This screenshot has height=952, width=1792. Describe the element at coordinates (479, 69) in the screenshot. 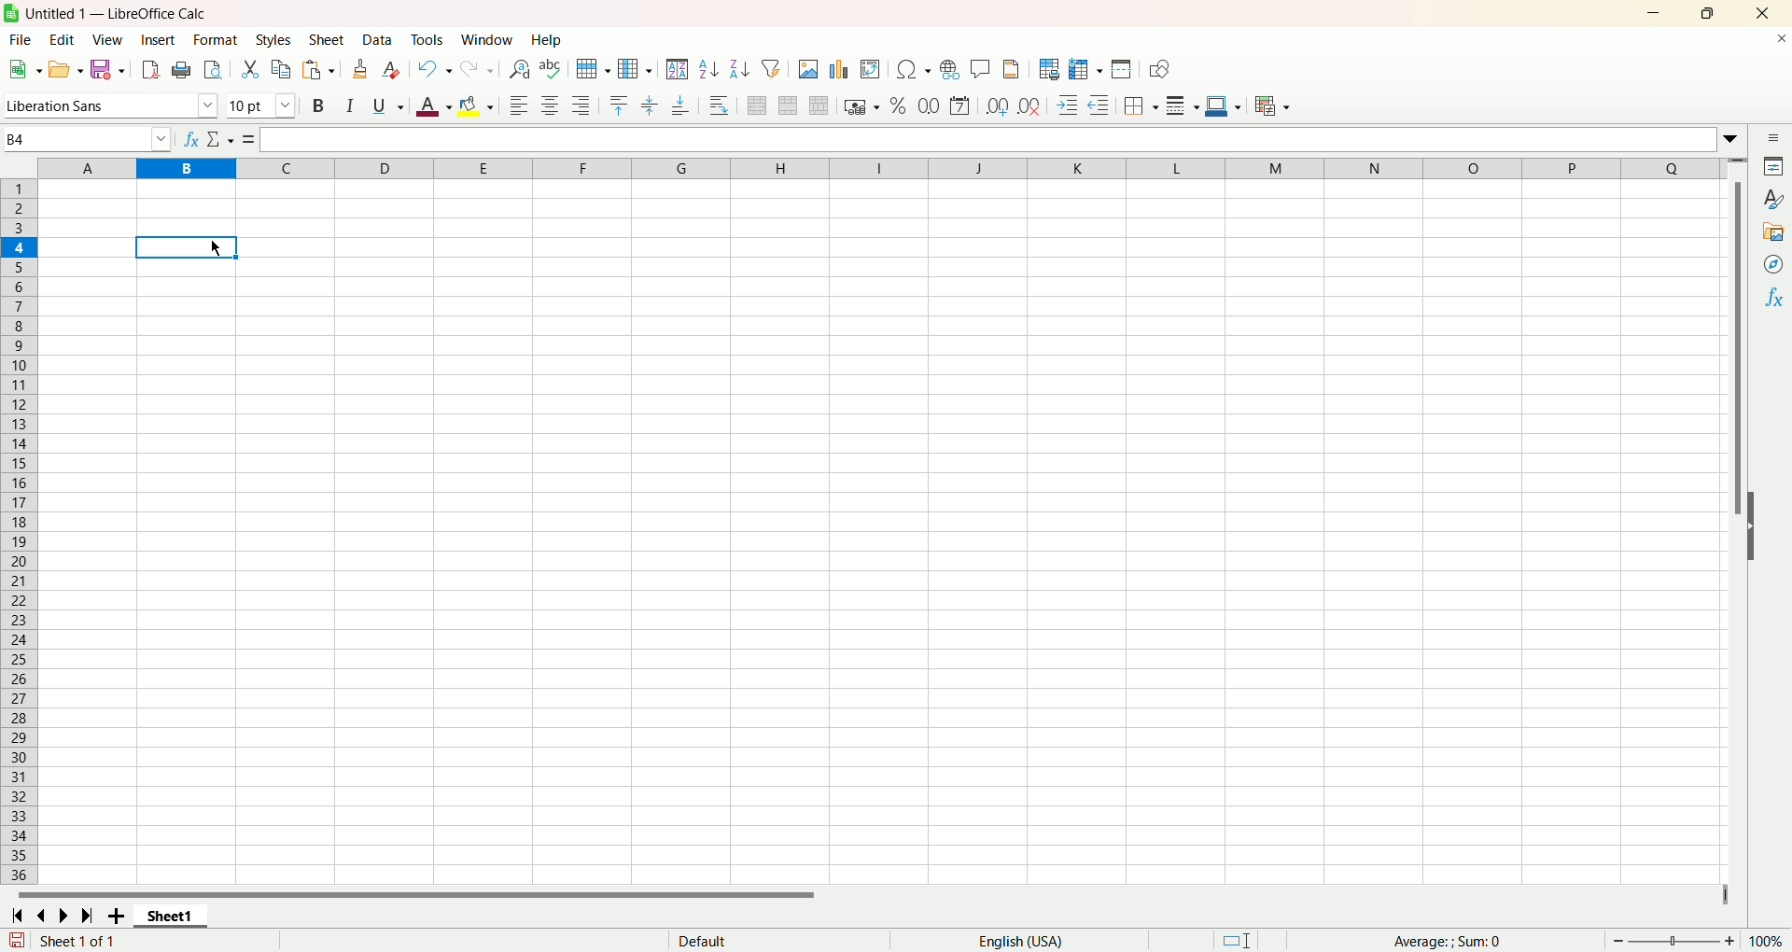

I see `redo` at that location.